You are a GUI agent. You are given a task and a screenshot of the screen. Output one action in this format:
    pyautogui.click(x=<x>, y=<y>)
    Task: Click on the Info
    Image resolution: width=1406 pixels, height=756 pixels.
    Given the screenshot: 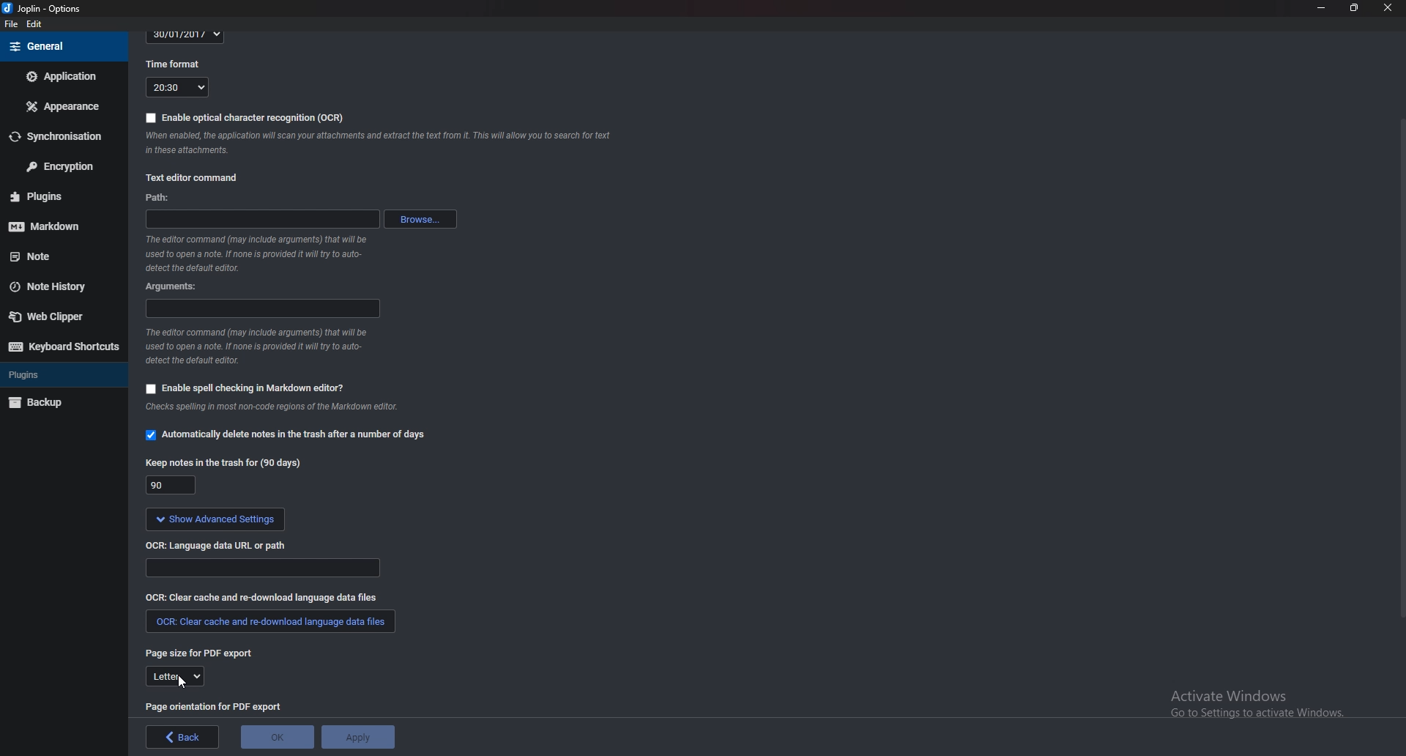 What is the action you would take?
    pyautogui.click(x=263, y=253)
    